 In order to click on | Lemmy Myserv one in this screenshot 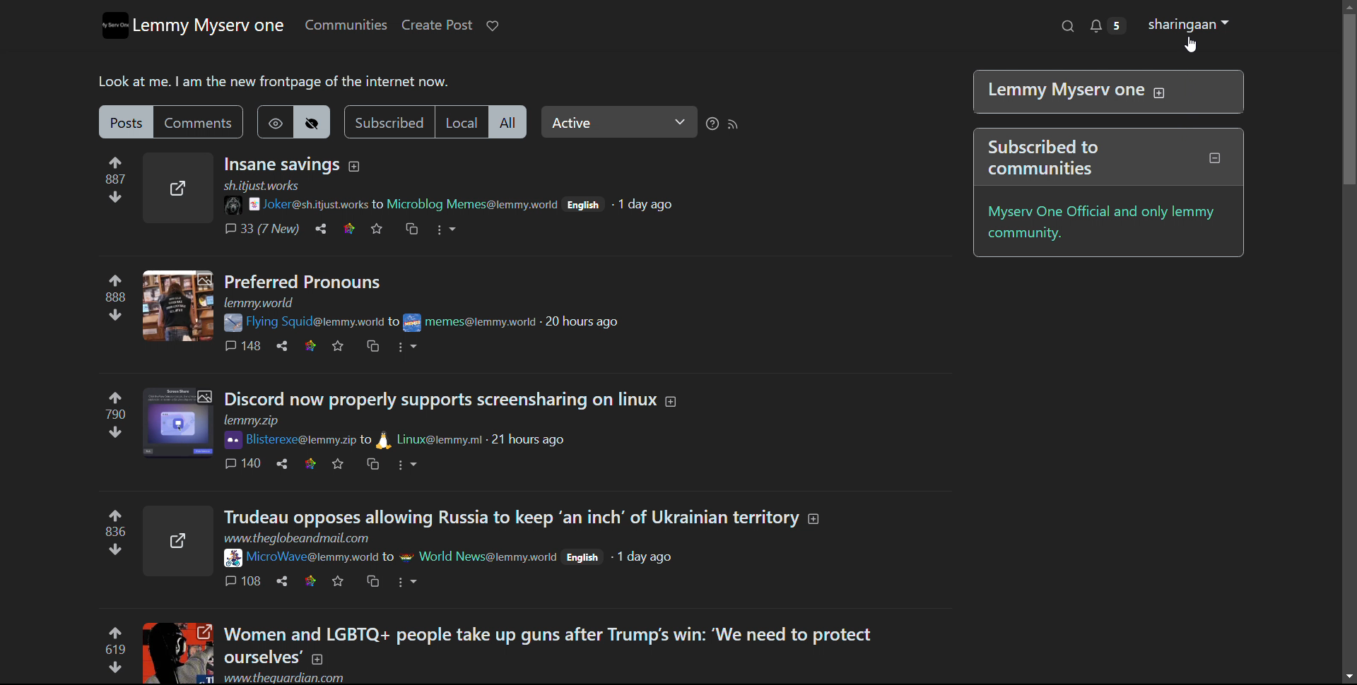, I will do `click(1063, 90)`.